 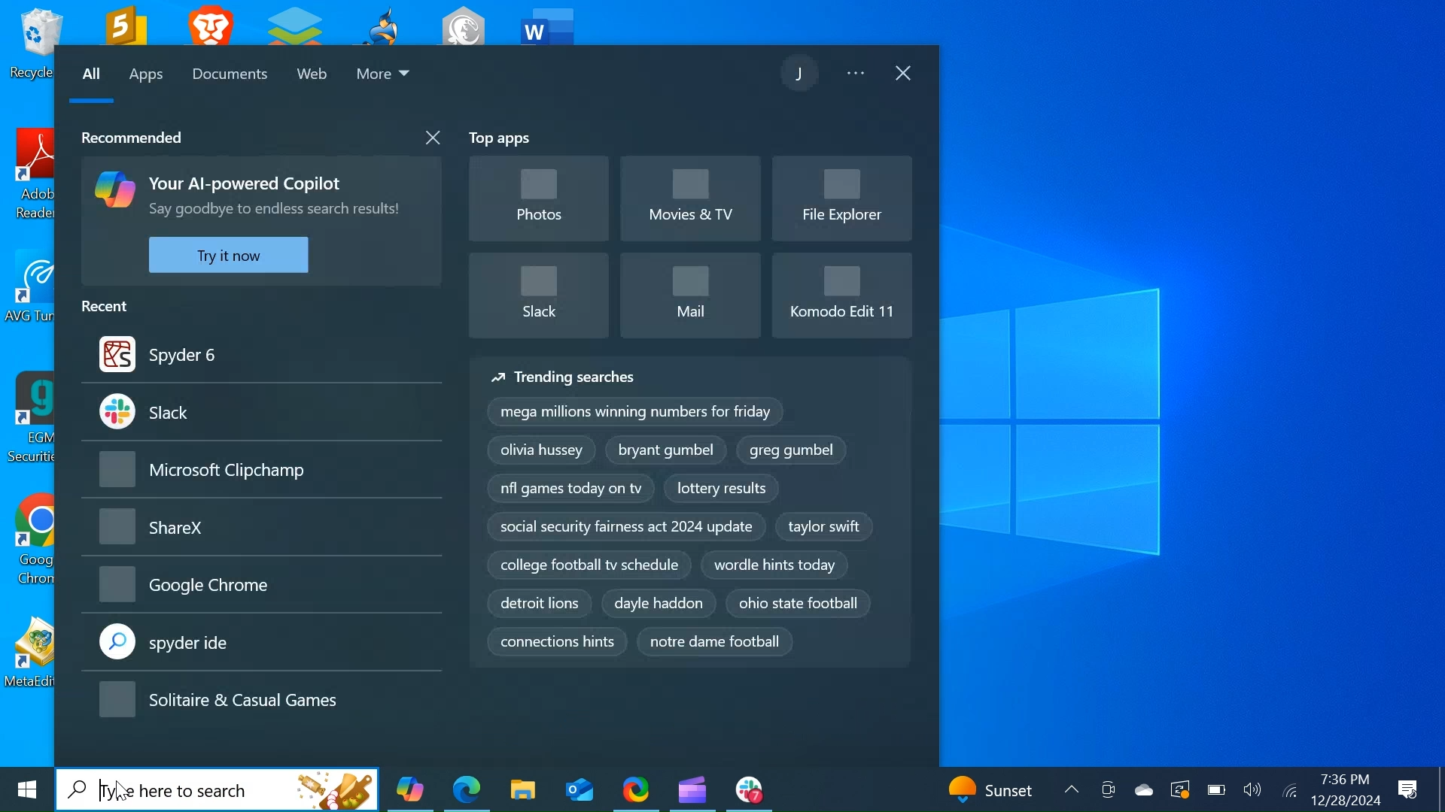 What do you see at coordinates (636, 789) in the screenshot?
I see `ShareX` at bounding box center [636, 789].